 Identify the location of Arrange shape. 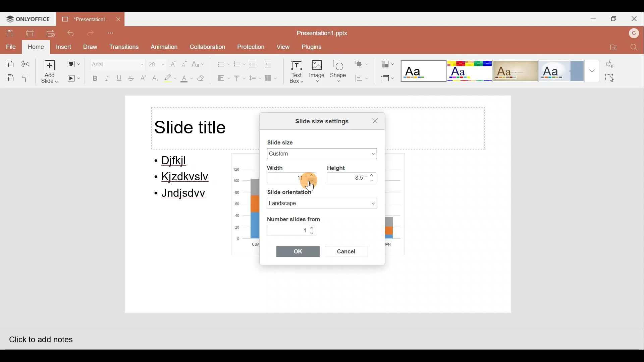
(363, 62).